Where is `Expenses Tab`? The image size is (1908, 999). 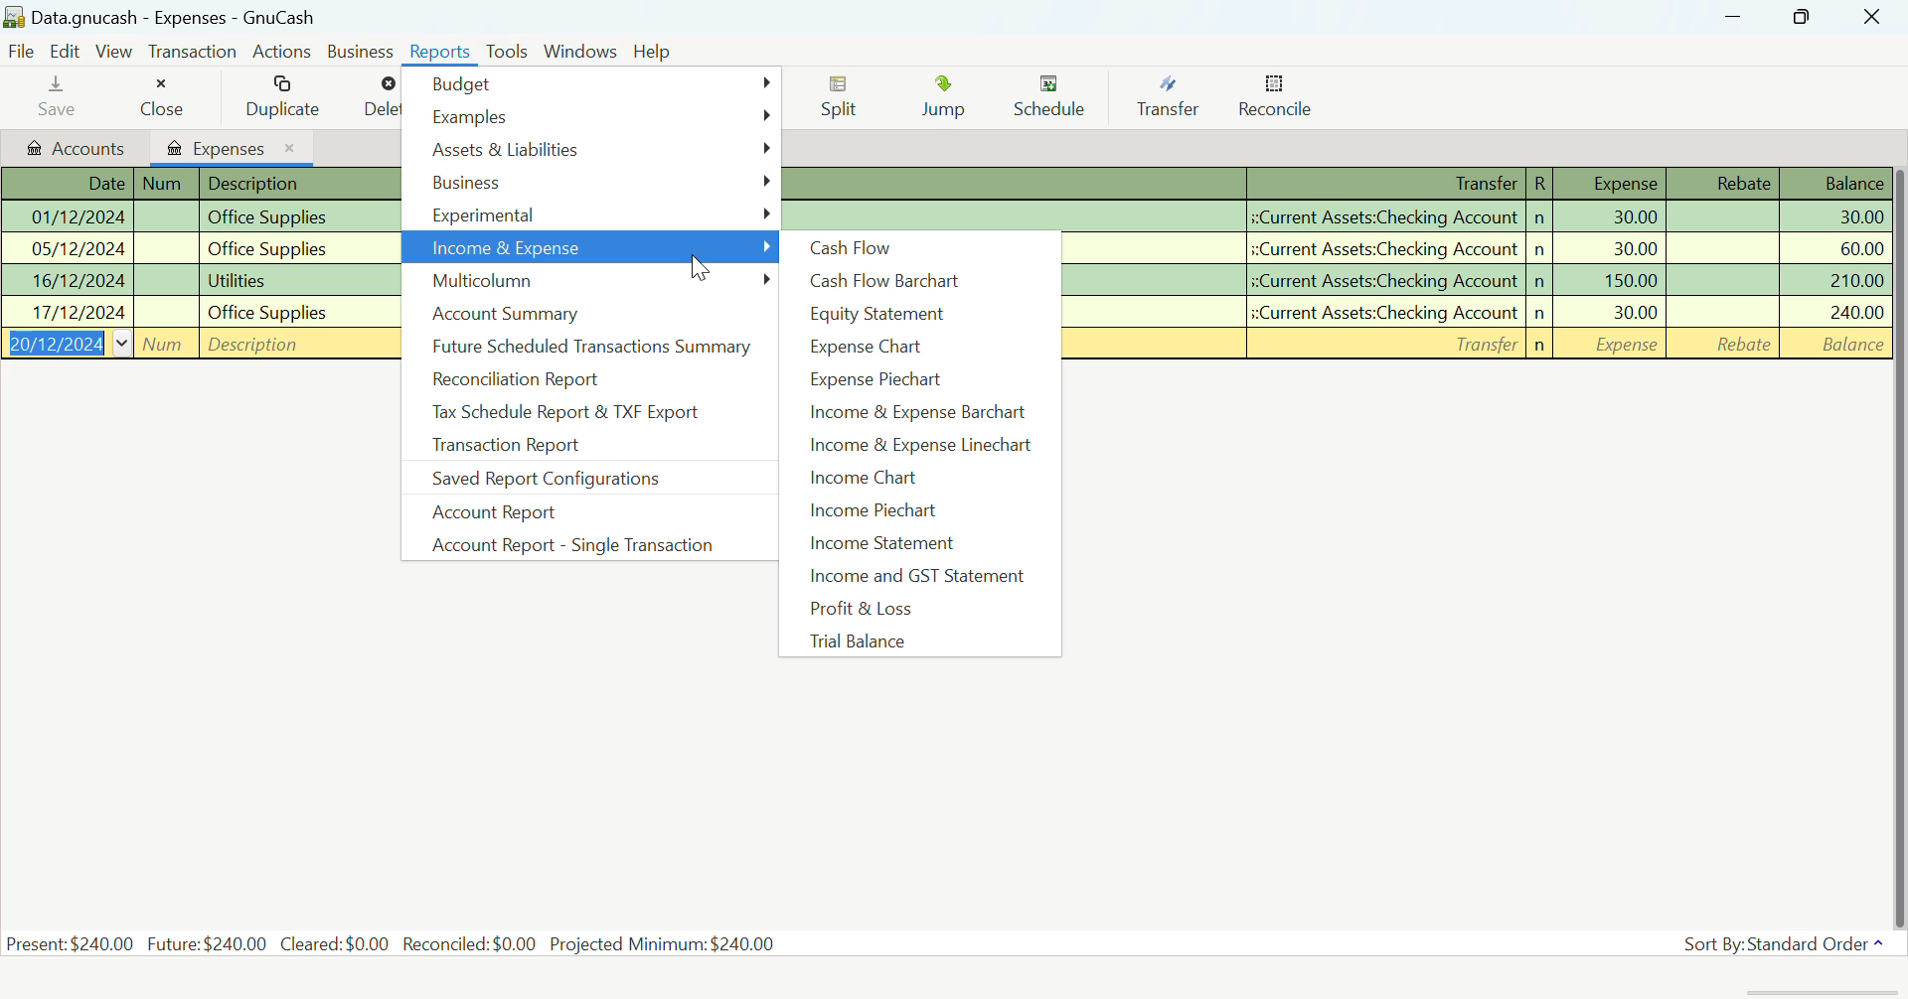
Expenses Tab is located at coordinates (231, 147).